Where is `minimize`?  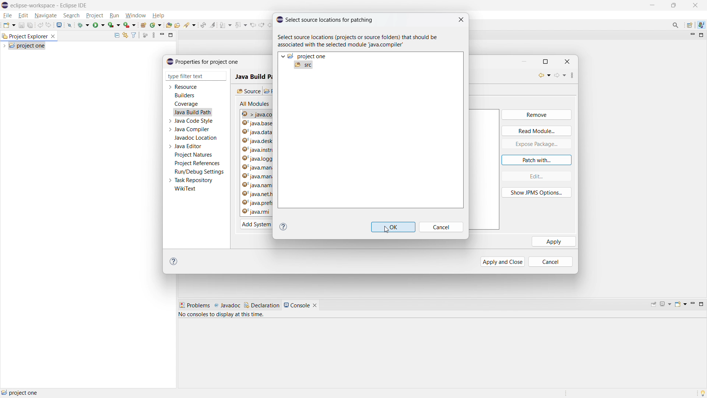
minimize is located at coordinates (525, 61).